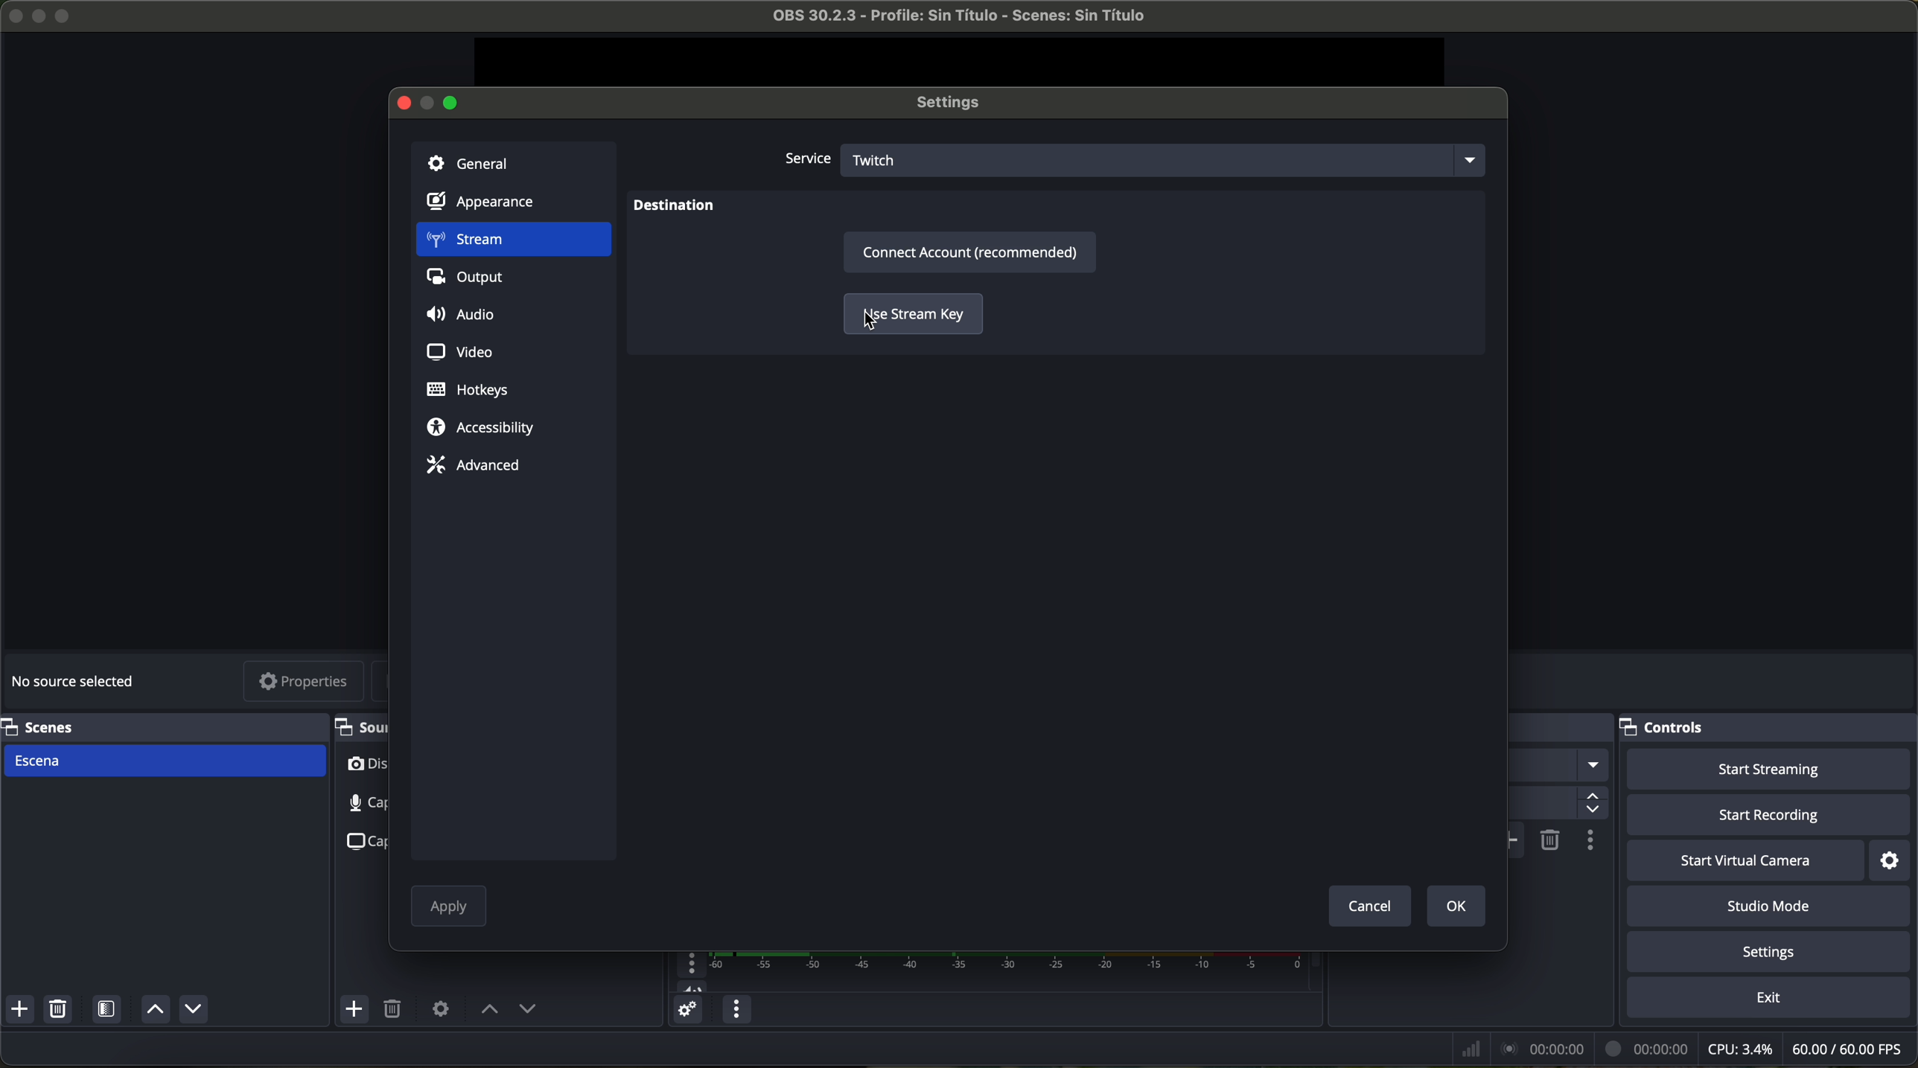 The image size is (1918, 1068). I want to click on click on use stream key, so click(911, 316).